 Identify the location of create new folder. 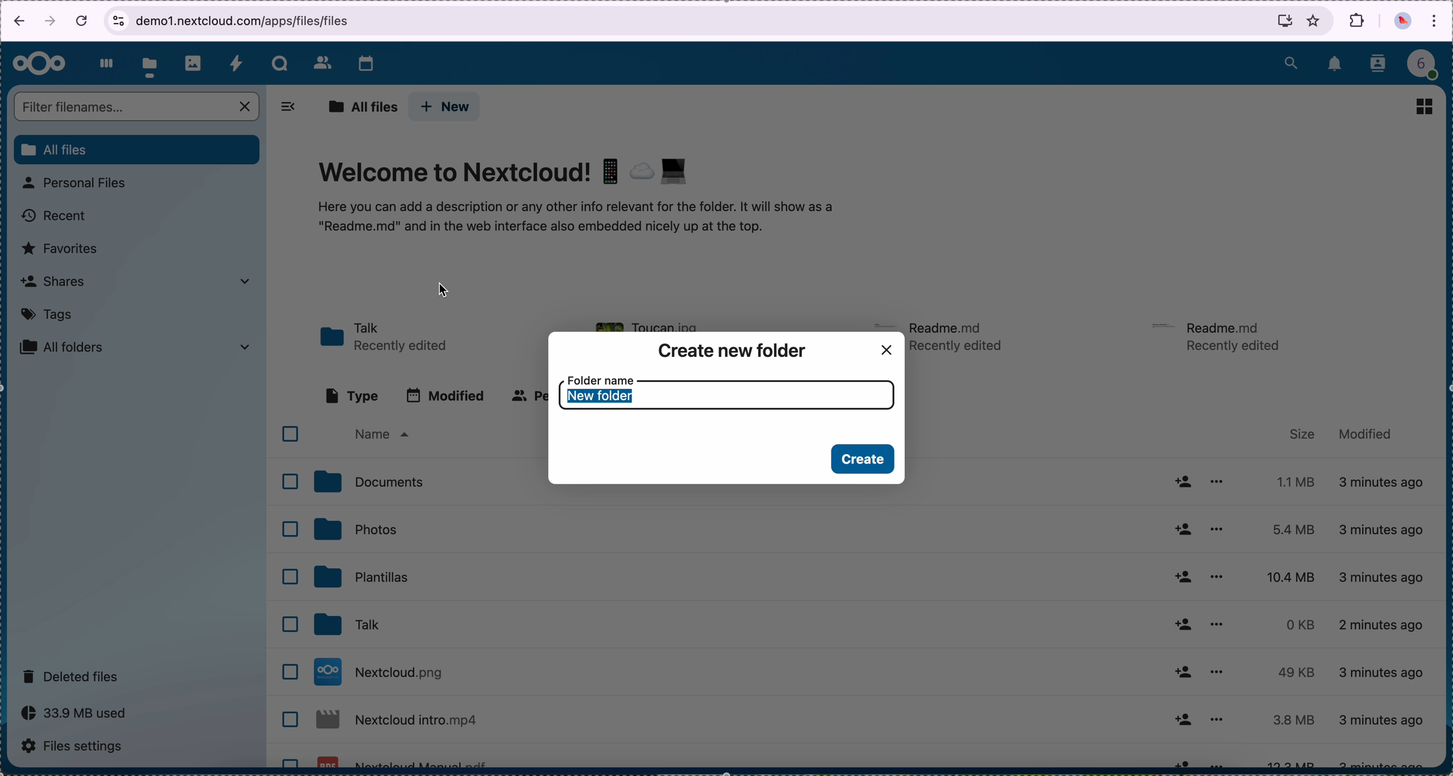
(733, 350).